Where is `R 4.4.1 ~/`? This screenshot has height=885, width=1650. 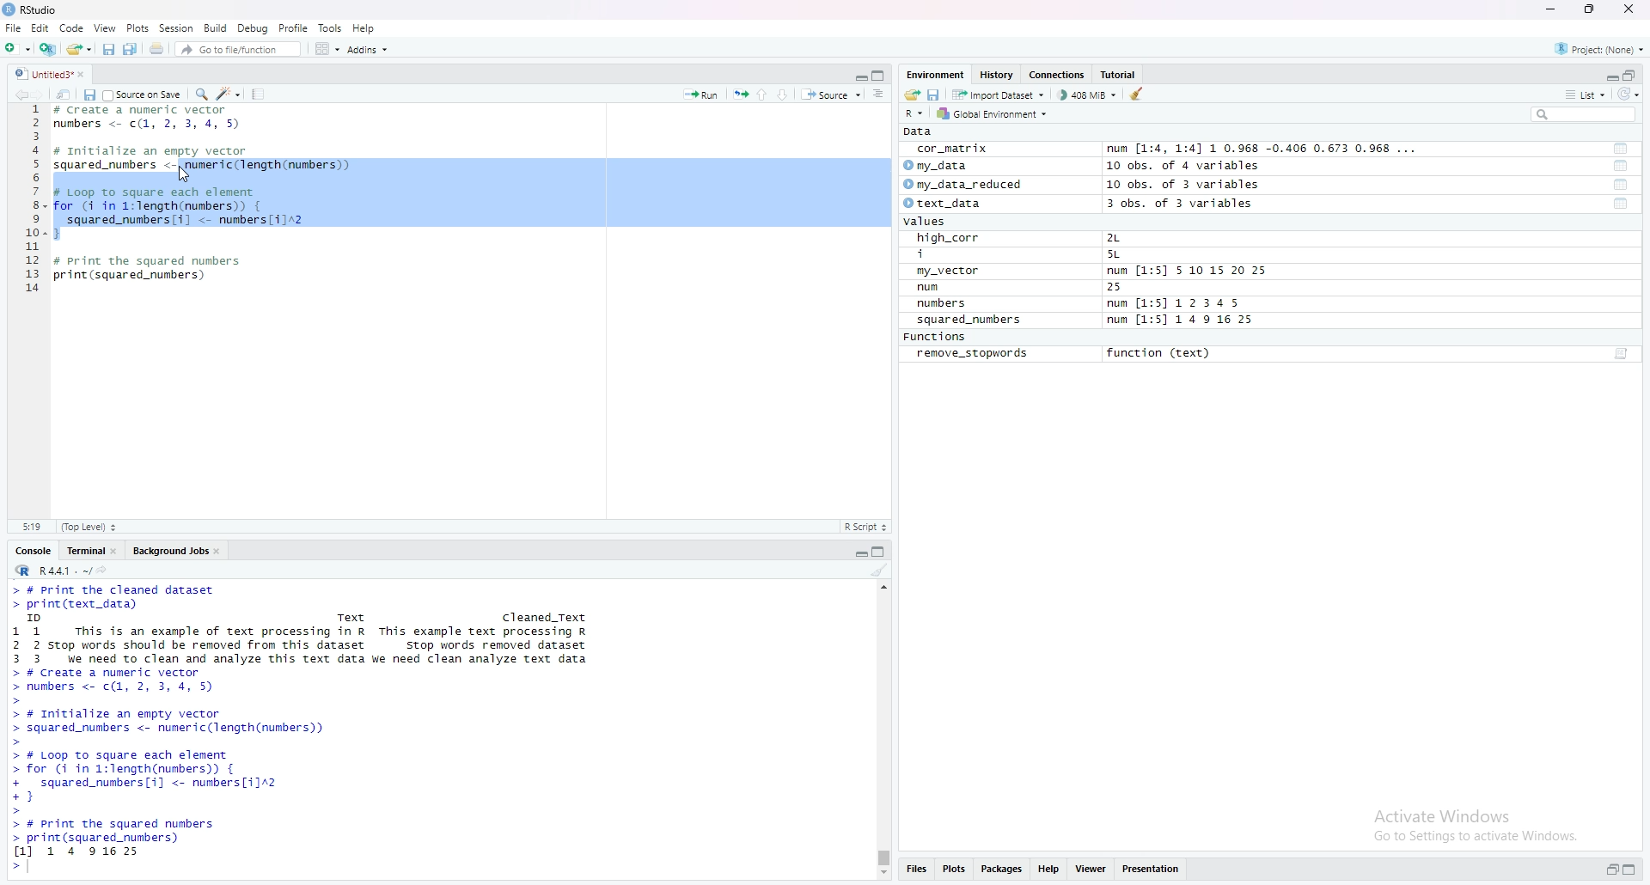
R 4.4.1 ~/ is located at coordinates (50, 569).